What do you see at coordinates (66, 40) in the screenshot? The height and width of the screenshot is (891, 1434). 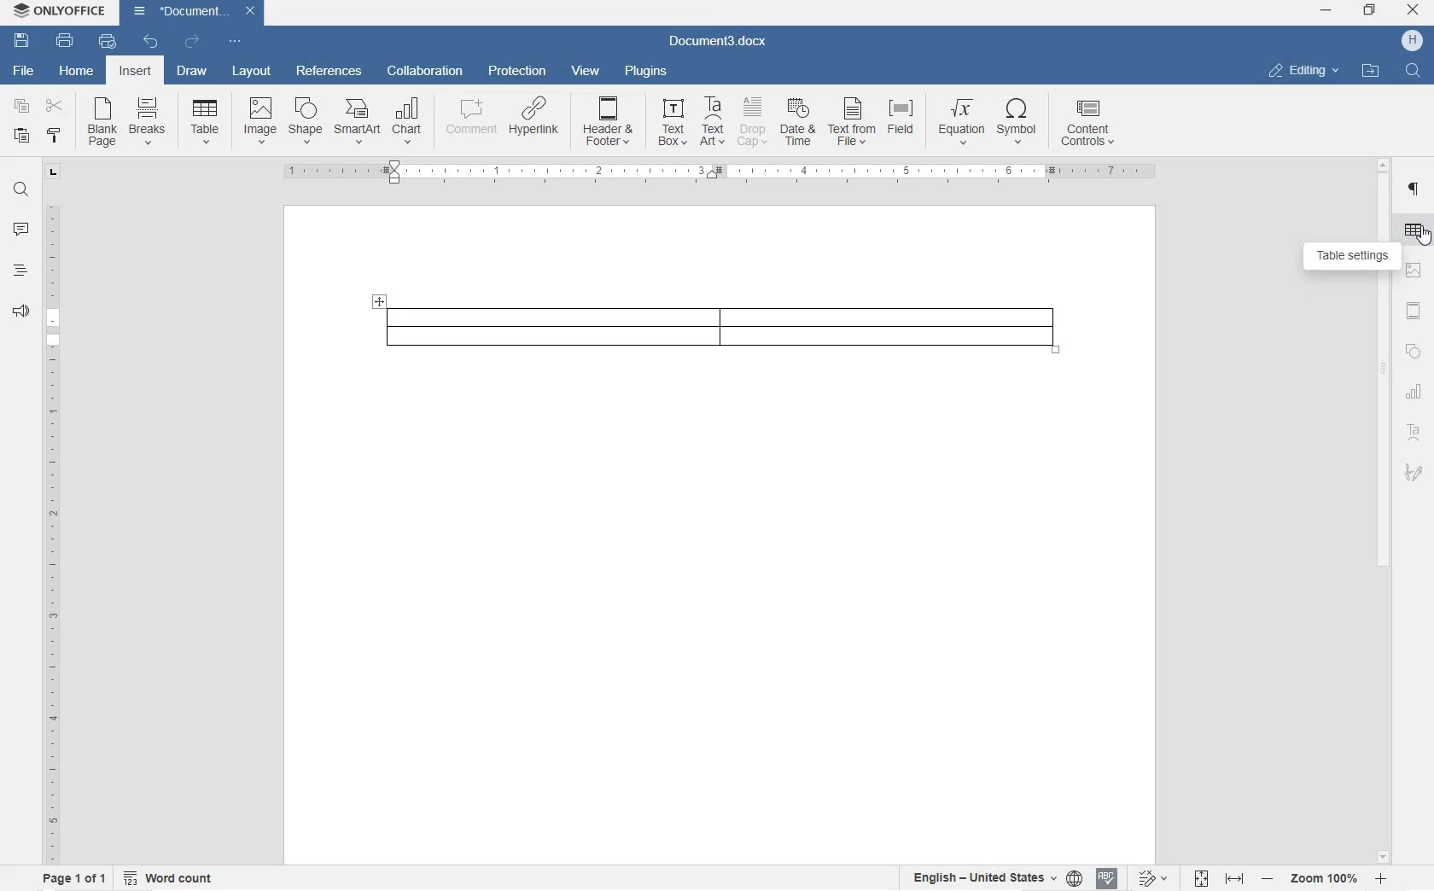 I see `PRINT` at bounding box center [66, 40].